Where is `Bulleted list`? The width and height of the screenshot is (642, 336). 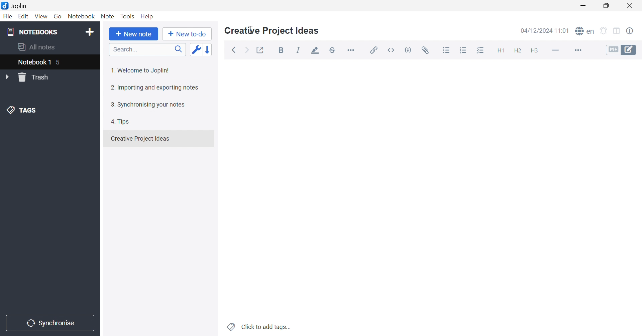
Bulleted list is located at coordinates (446, 50).